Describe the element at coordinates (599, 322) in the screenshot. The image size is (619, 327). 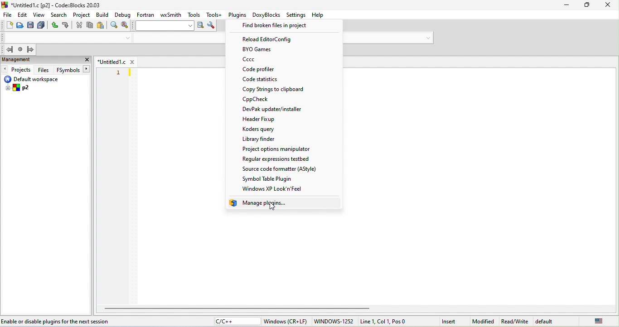
I see `united state` at that location.